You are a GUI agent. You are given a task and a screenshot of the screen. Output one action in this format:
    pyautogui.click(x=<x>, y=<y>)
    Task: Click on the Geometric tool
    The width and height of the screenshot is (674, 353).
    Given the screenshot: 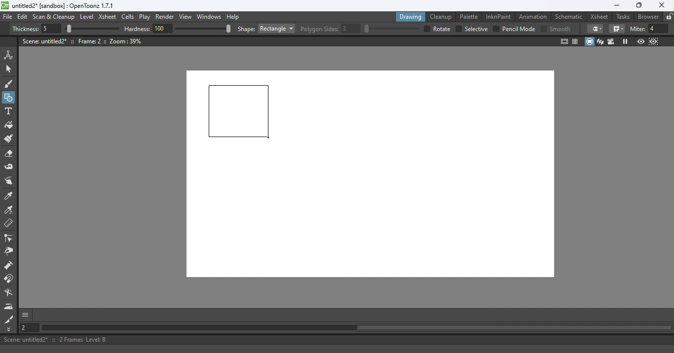 What is the action you would take?
    pyautogui.click(x=9, y=98)
    